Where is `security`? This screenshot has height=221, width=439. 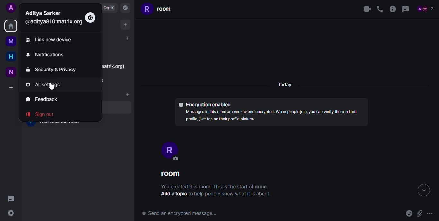
security is located at coordinates (54, 70).